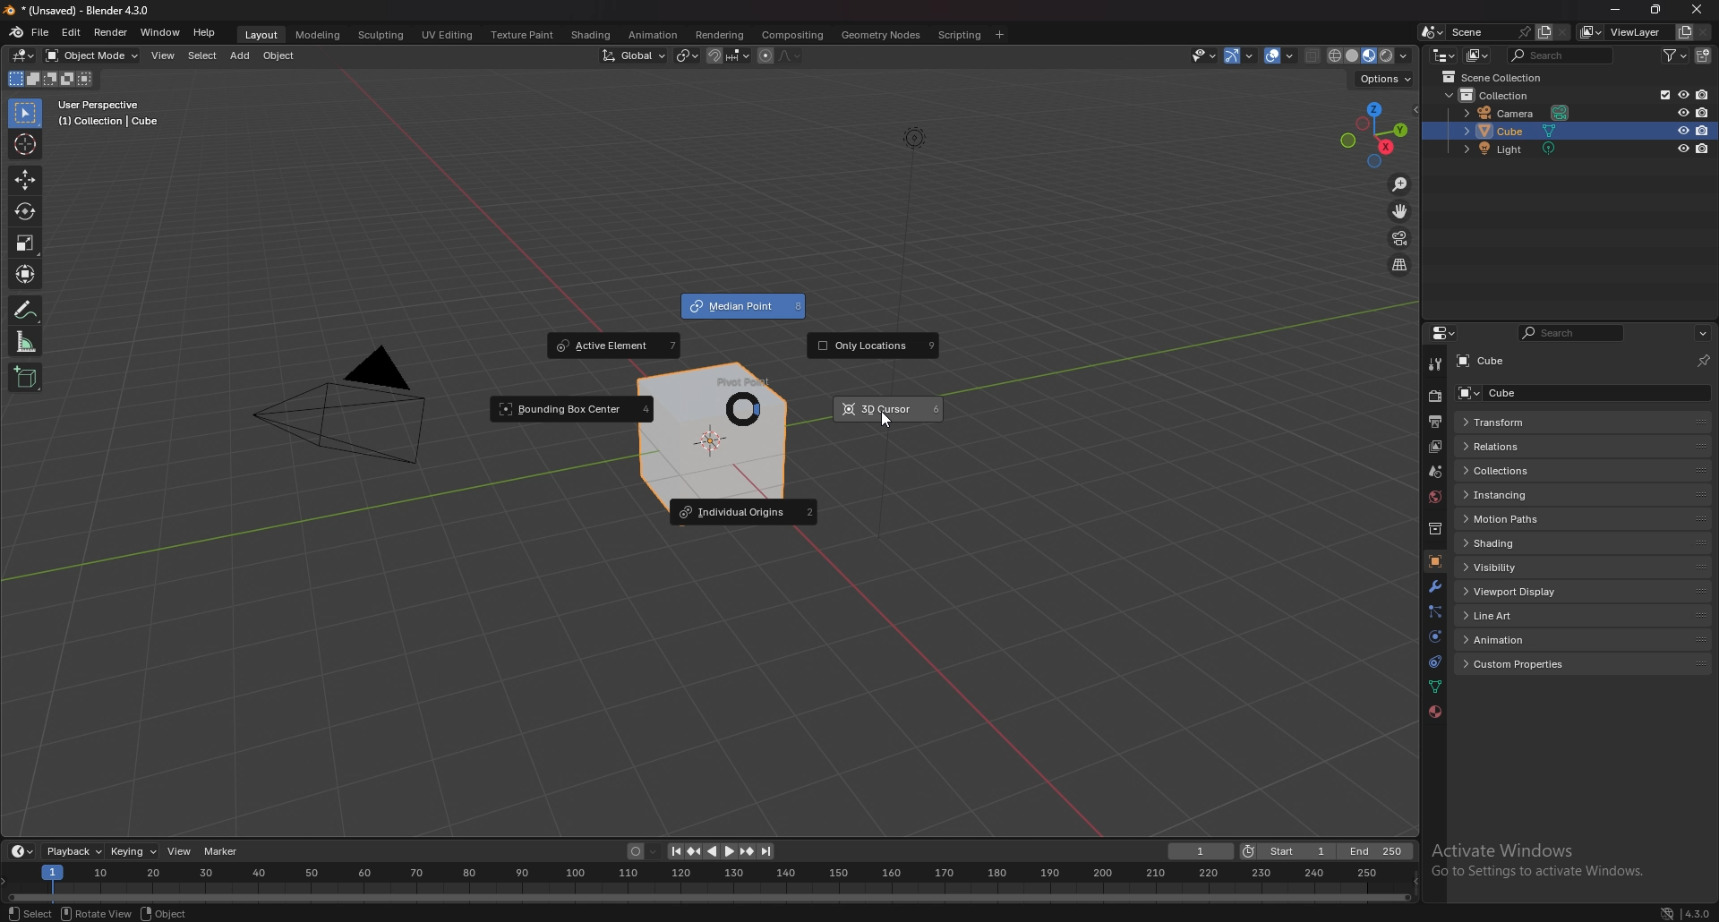 The height and width of the screenshot is (922, 1719). What do you see at coordinates (744, 307) in the screenshot?
I see `median point` at bounding box center [744, 307].